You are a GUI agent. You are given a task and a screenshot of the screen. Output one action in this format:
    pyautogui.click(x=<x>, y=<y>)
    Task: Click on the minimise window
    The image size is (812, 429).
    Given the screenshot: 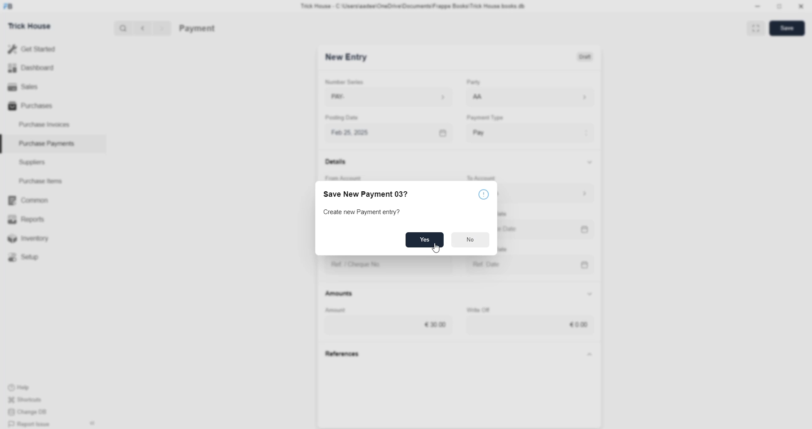 What is the action you would take?
    pyautogui.click(x=779, y=7)
    